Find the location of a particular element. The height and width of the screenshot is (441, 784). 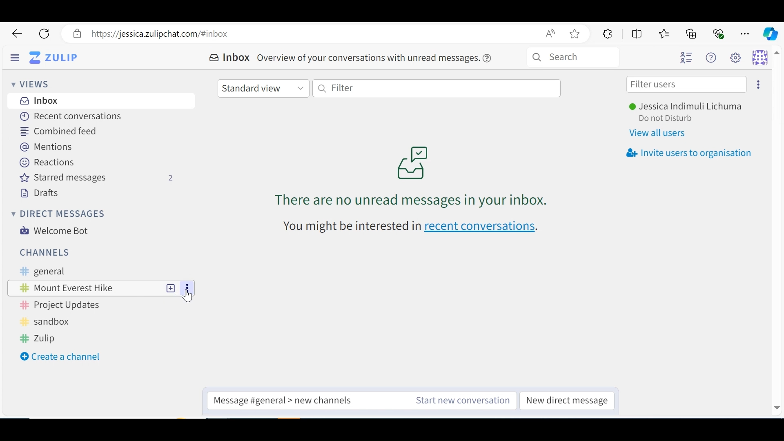

Starred messages is located at coordinates (98, 178).